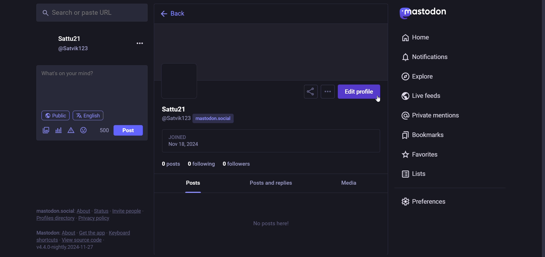  What do you see at coordinates (56, 116) in the screenshot?
I see `public` at bounding box center [56, 116].